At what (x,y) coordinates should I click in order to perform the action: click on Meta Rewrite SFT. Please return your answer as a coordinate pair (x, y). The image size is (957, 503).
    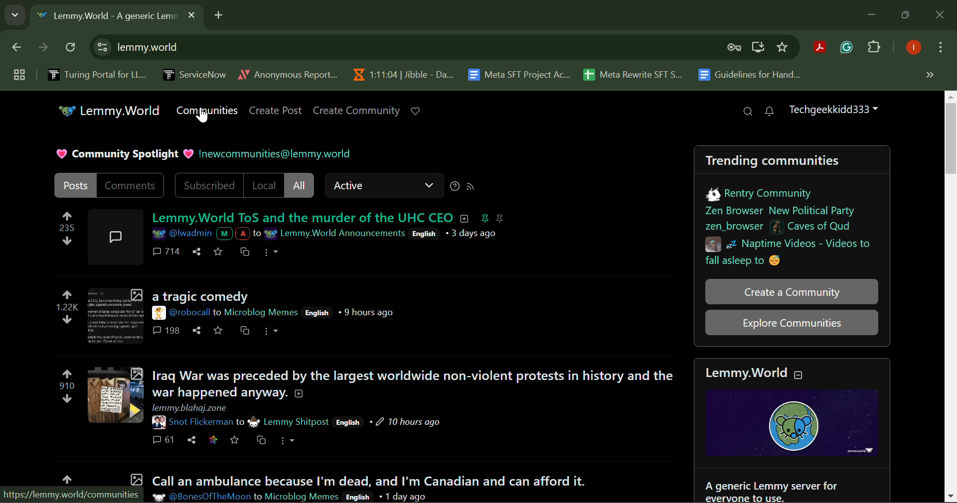
    Looking at the image, I should click on (637, 73).